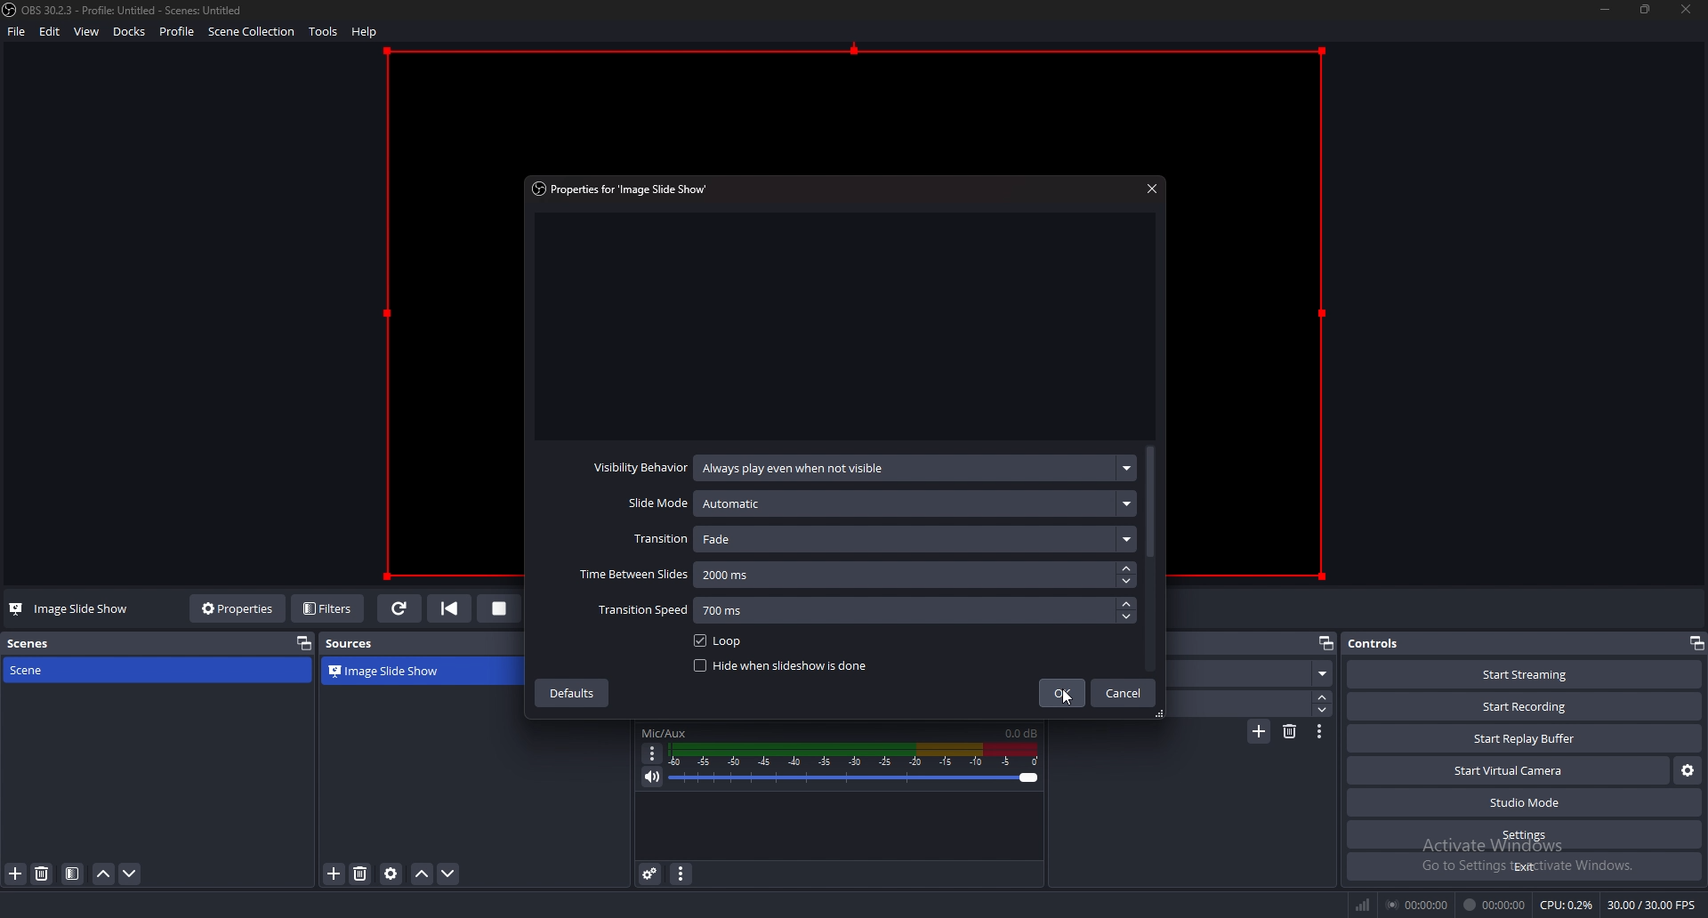 The width and height of the screenshot is (1708, 918). Describe the element at coordinates (1257, 733) in the screenshot. I see `add transition` at that location.